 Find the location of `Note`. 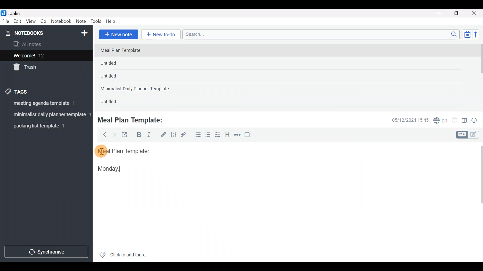

Note is located at coordinates (82, 22).